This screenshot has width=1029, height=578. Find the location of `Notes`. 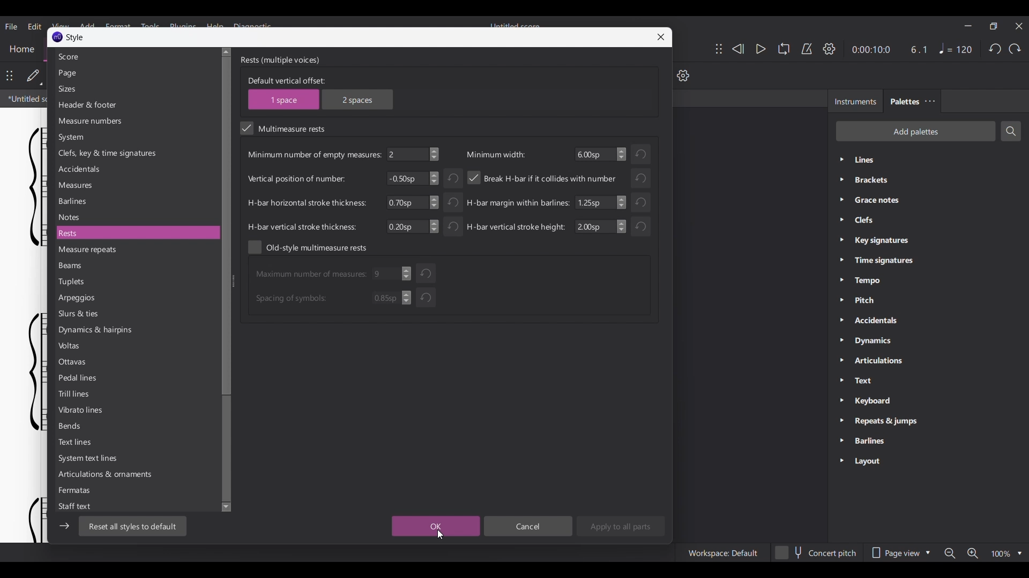

Notes is located at coordinates (136, 218).